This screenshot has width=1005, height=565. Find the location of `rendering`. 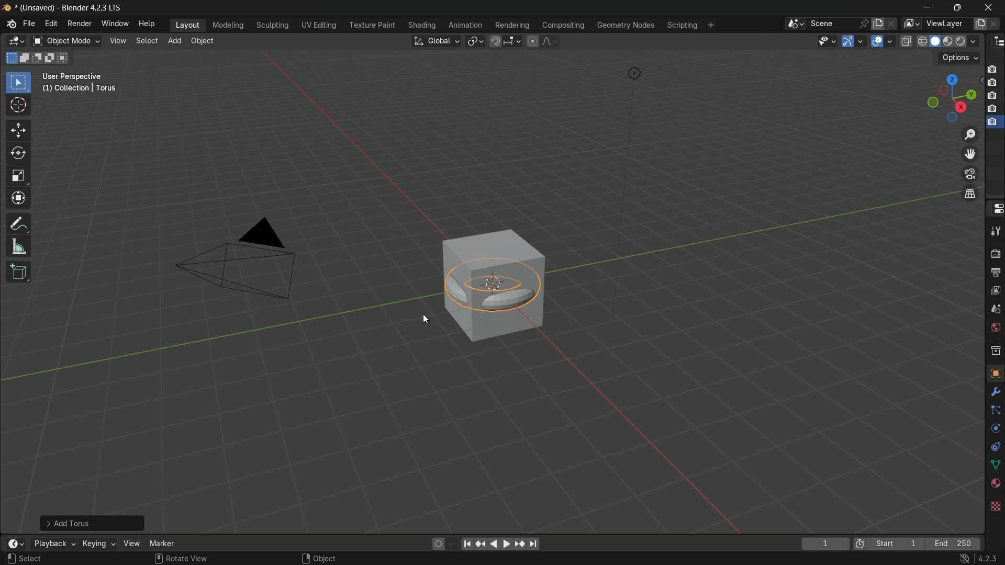

rendering is located at coordinates (512, 26).